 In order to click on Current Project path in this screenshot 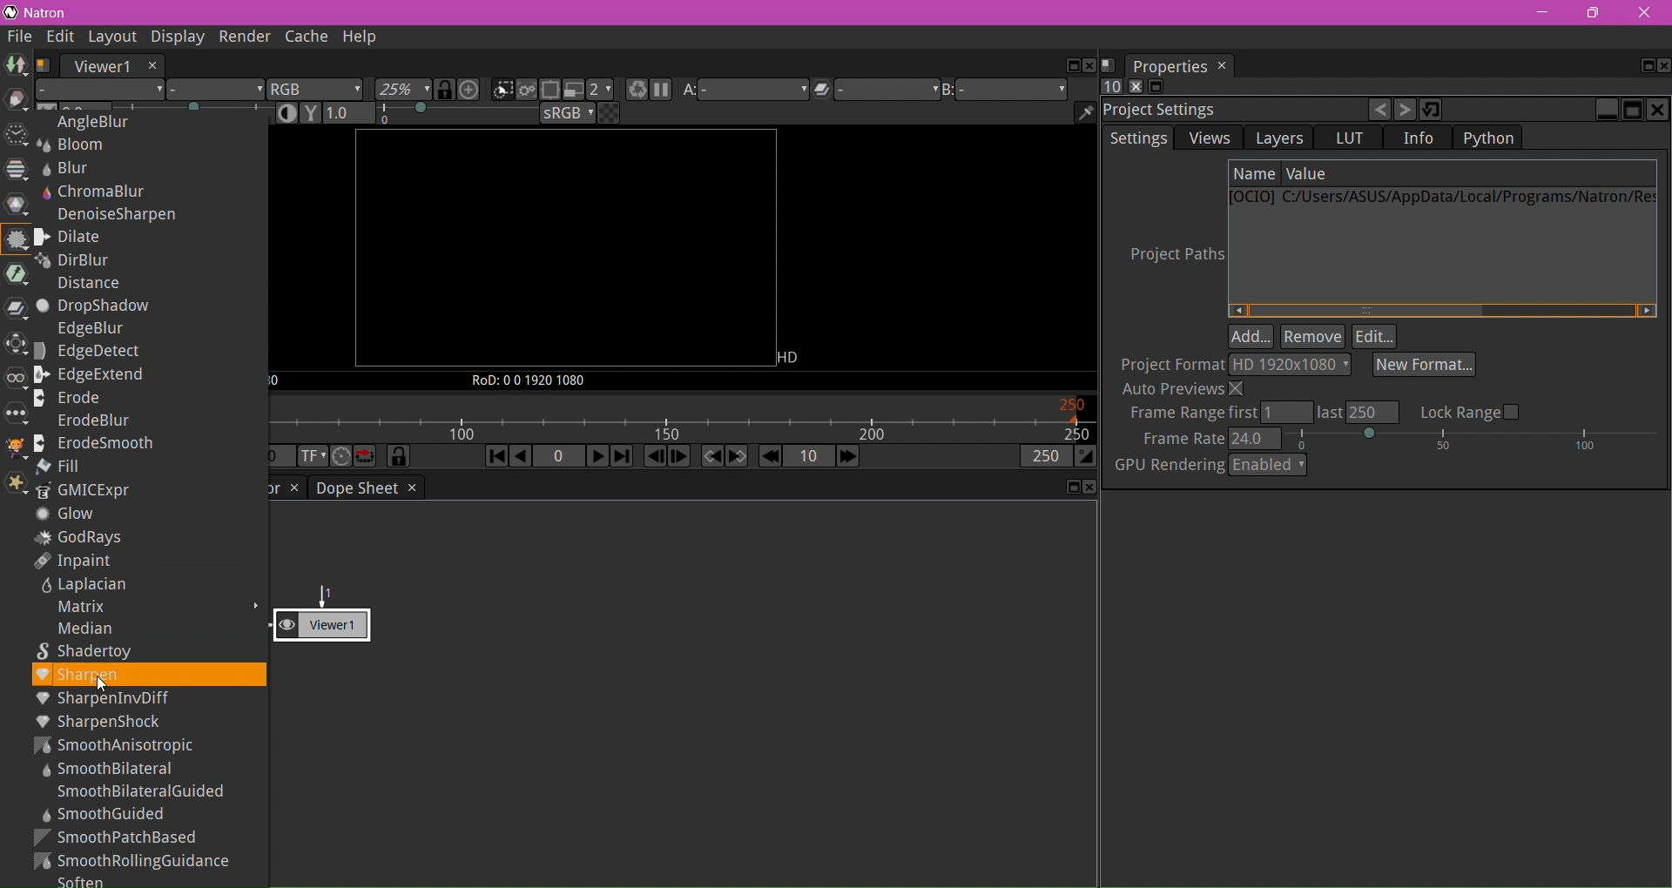, I will do `click(1441, 199)`.